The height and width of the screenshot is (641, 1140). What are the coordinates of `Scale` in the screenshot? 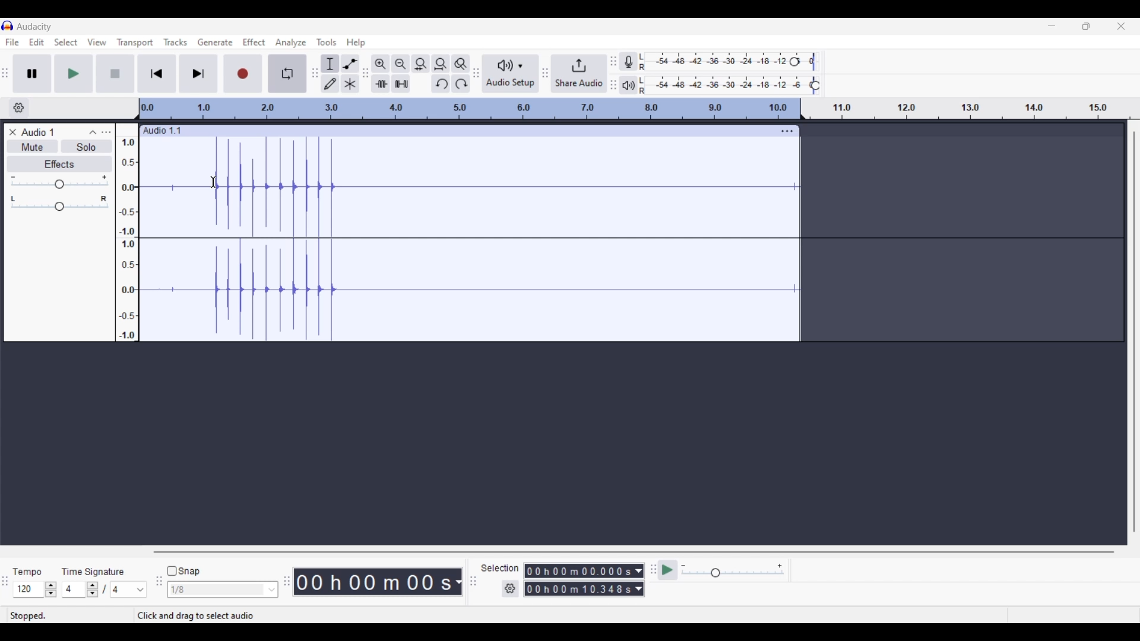 It's located at (470, 109).